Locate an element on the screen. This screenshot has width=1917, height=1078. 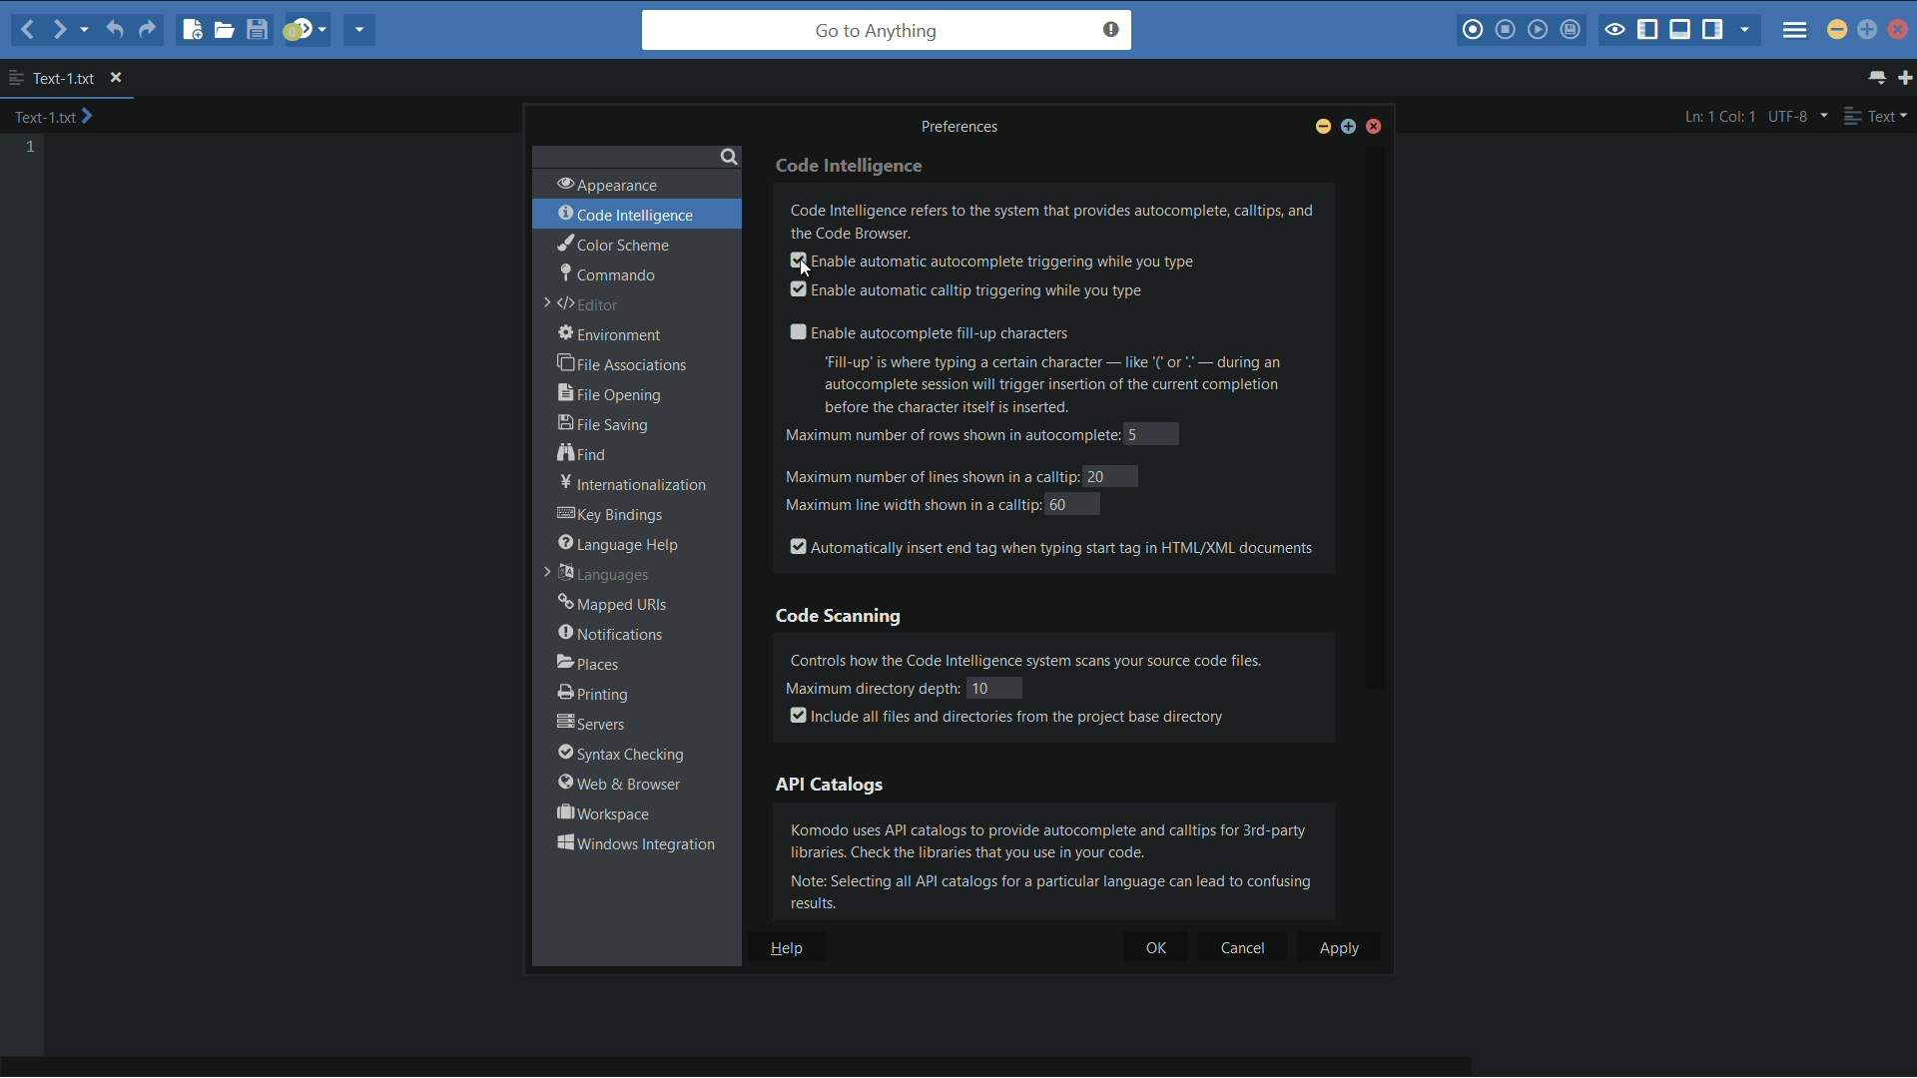
Controls how the Code Intelligence system scans your source code files. is located at coordinates (1052, 656).